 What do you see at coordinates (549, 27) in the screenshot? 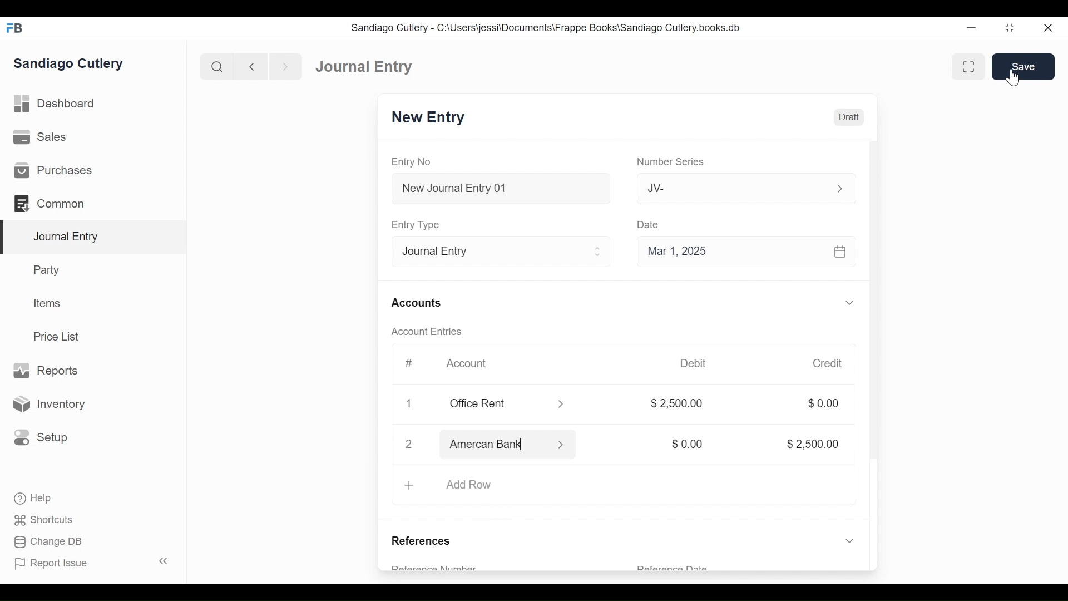
I see `Sandiago Cutlery - C:\Users\jessi\Documents\Frappe Books\Sandiago Cutlery.books.db` at bounding box center [549, 27].